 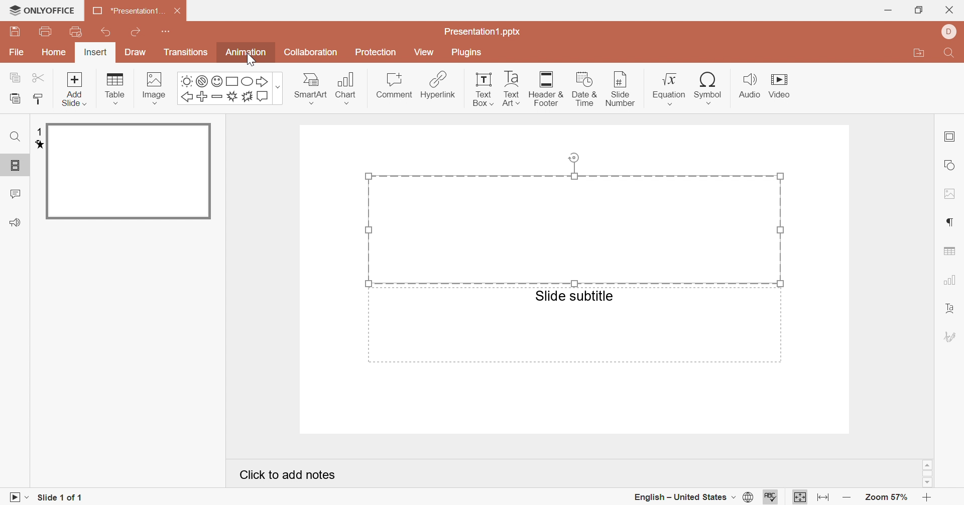 I want to click on english - united states, so click(x=683, y=498).